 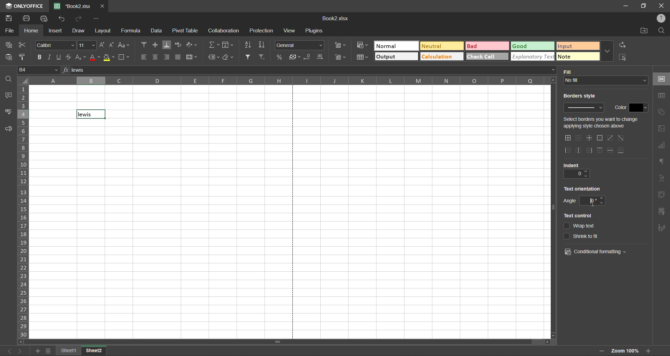 I want to click on increase angle, so click(x=603, y=198).